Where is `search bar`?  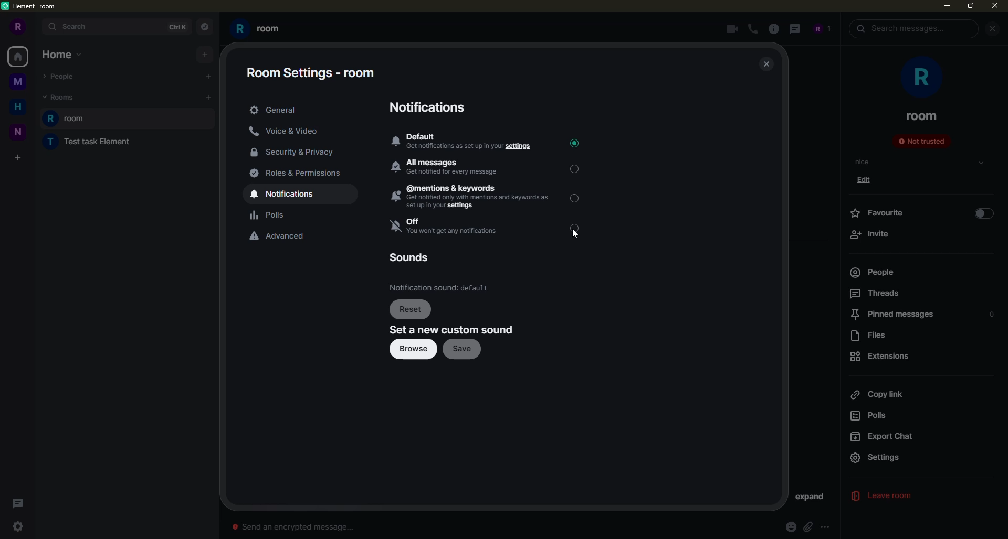
search bar is located at coordinates (116, 27).